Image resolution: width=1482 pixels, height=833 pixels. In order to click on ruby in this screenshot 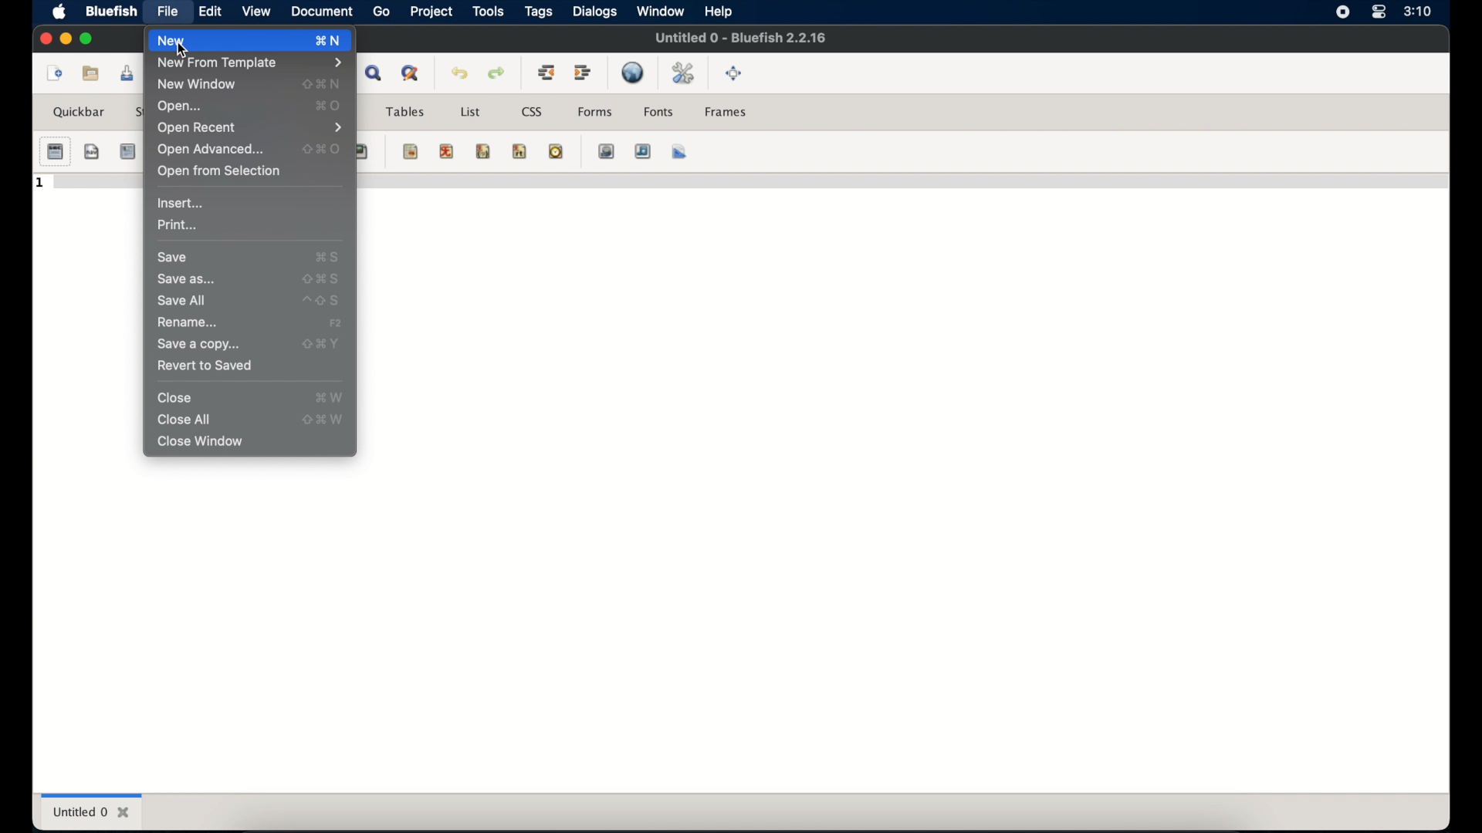, I will do `click(447, 151)`.